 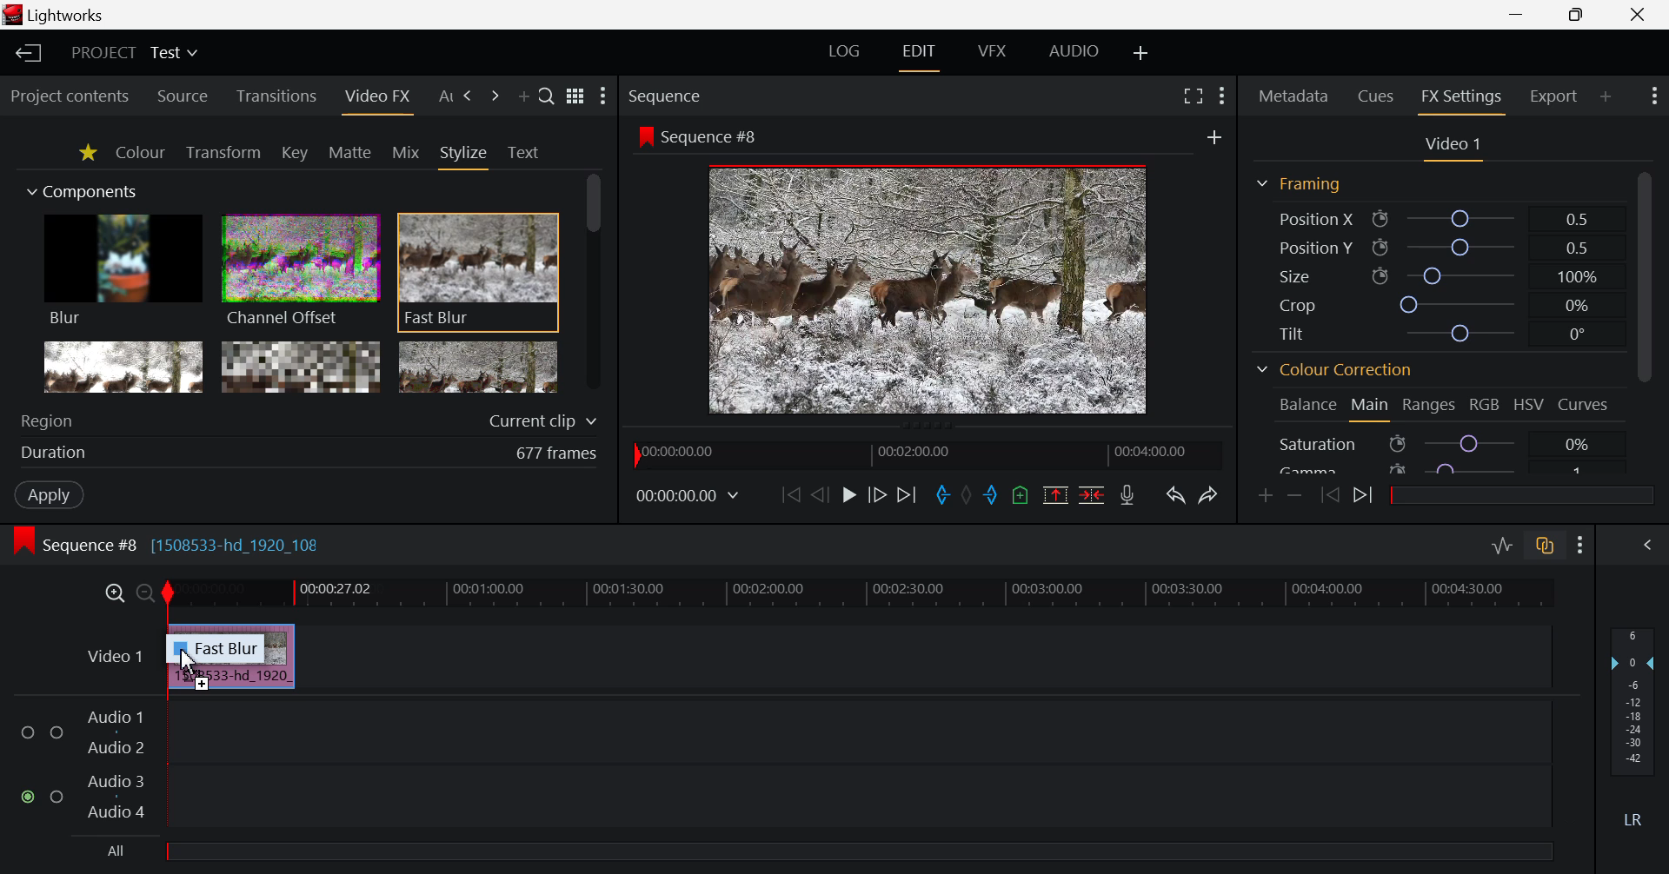 What do you see at coordinates (1452, 146) in the screenshot?
I see `Video Settings Section` at bounding box center [1452, 146].